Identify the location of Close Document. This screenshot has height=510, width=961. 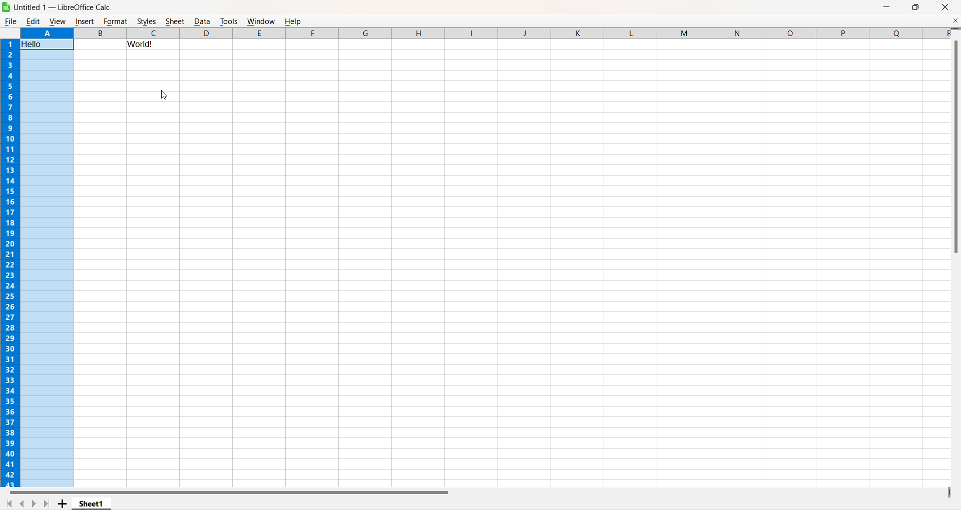
(955, 20).